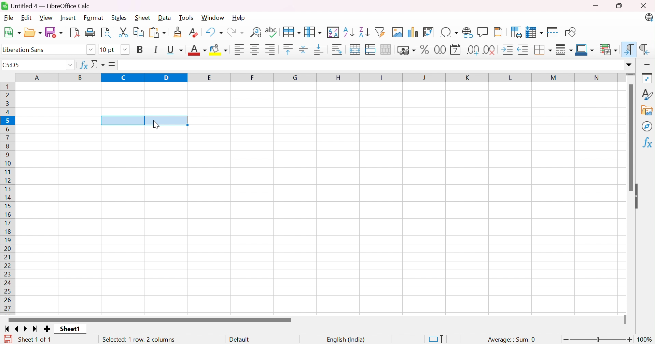 This screenshot has width=655, height=344. I want to click on Scroll Bar, so click(150, 319).